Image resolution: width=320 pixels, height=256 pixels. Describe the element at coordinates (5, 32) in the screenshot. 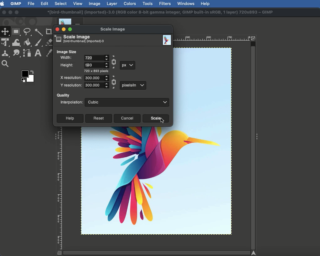

I see `Move tool` at that location.